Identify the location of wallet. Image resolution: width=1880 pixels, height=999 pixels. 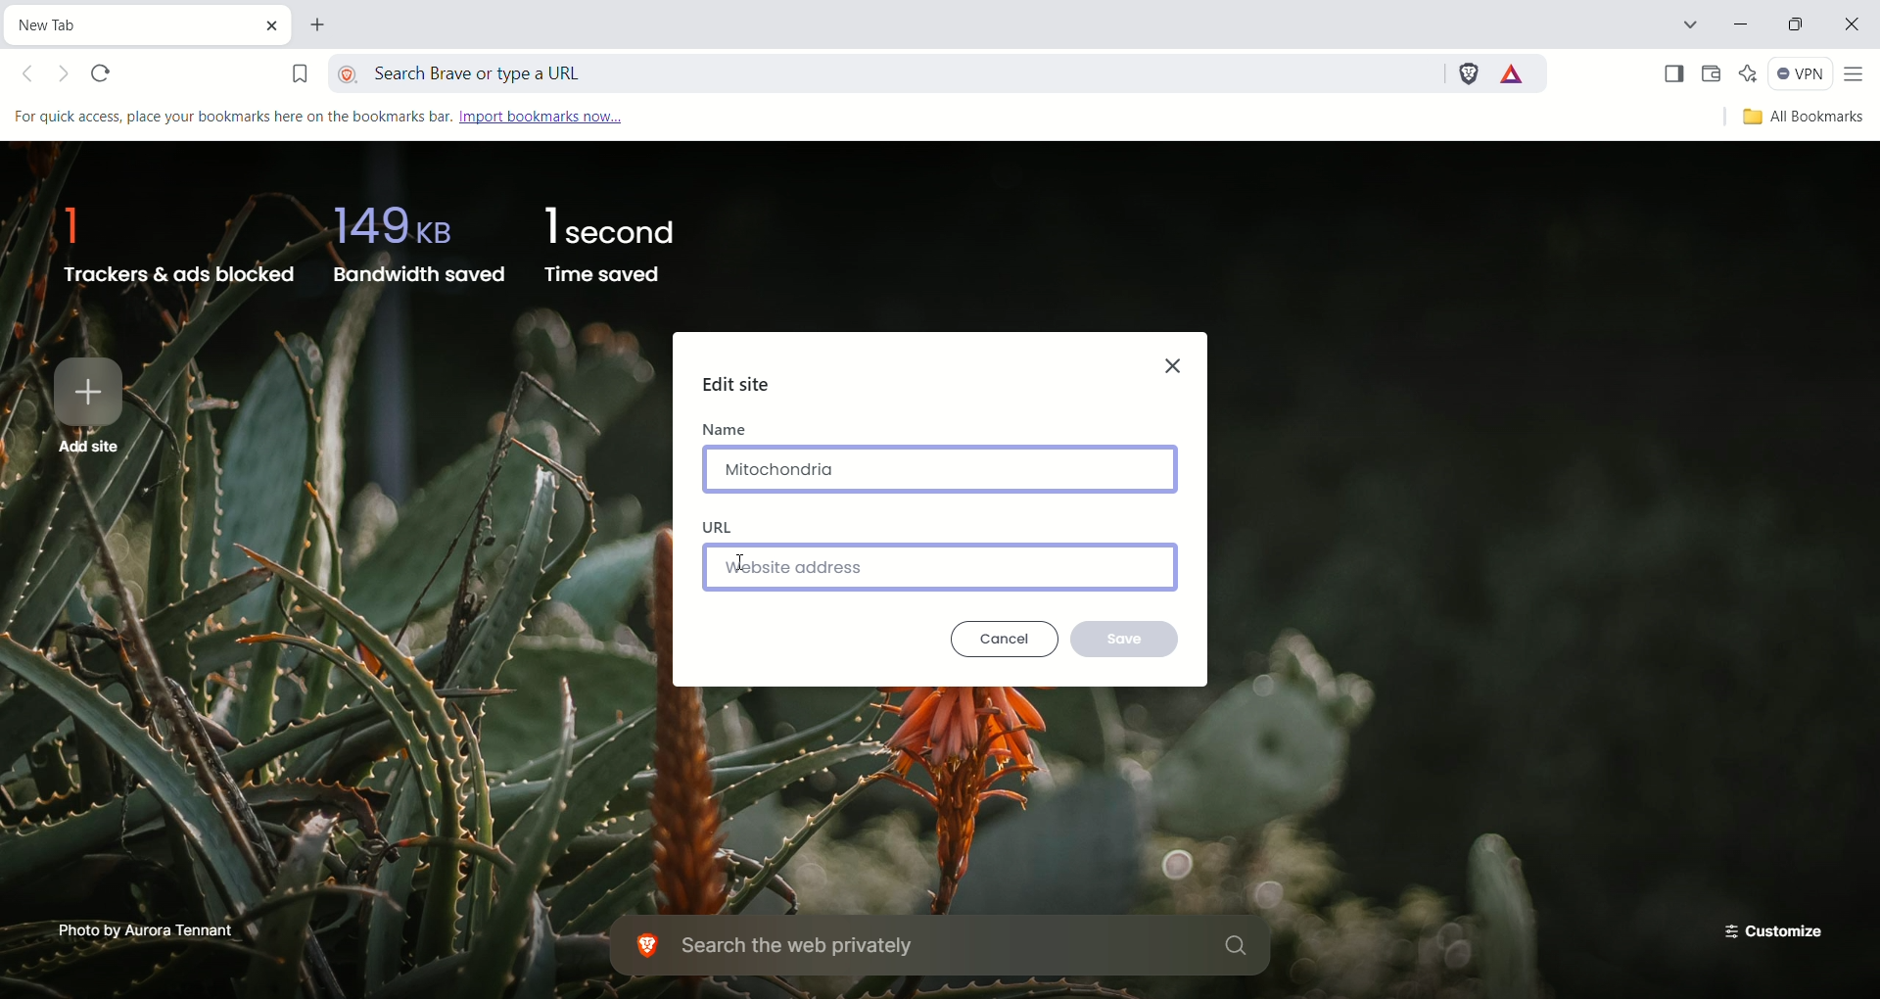
(1712, 74).